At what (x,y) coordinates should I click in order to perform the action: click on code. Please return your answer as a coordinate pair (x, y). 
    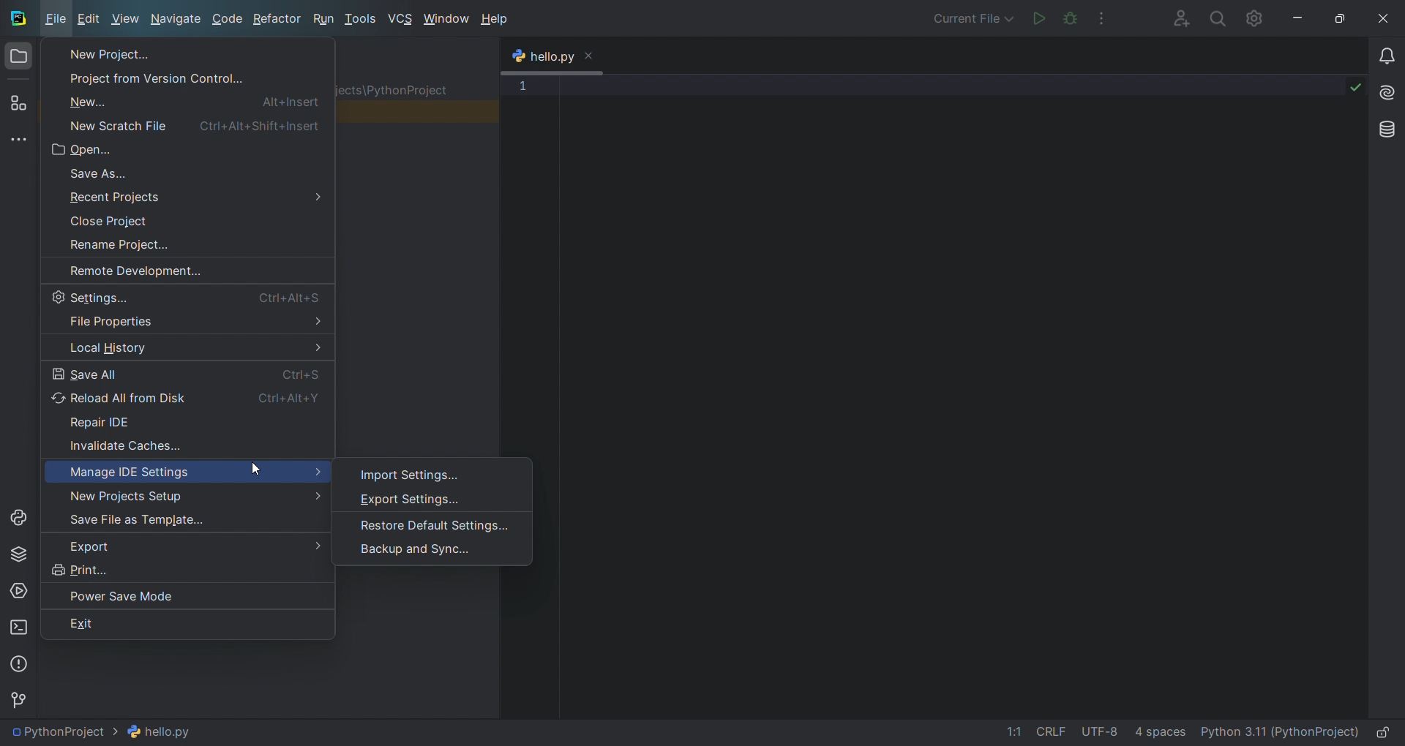
    Looking at the image, I should click on (228, 19).